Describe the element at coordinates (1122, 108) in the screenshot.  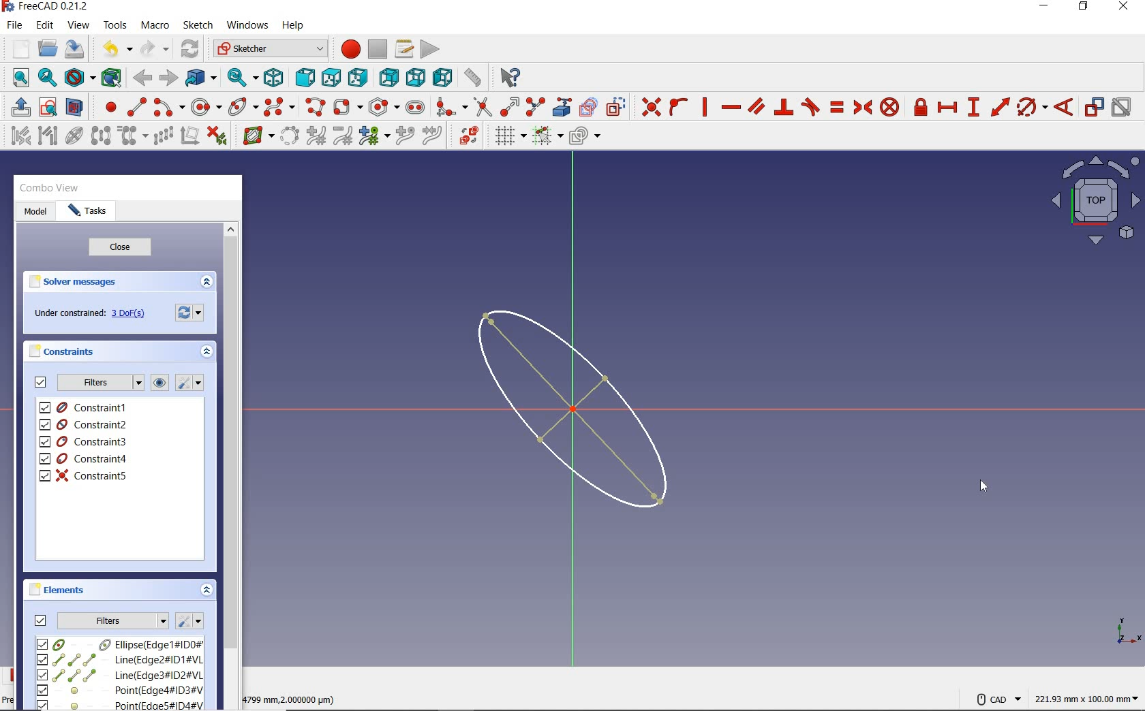
I see `activate/deactivate constraint` at that location.